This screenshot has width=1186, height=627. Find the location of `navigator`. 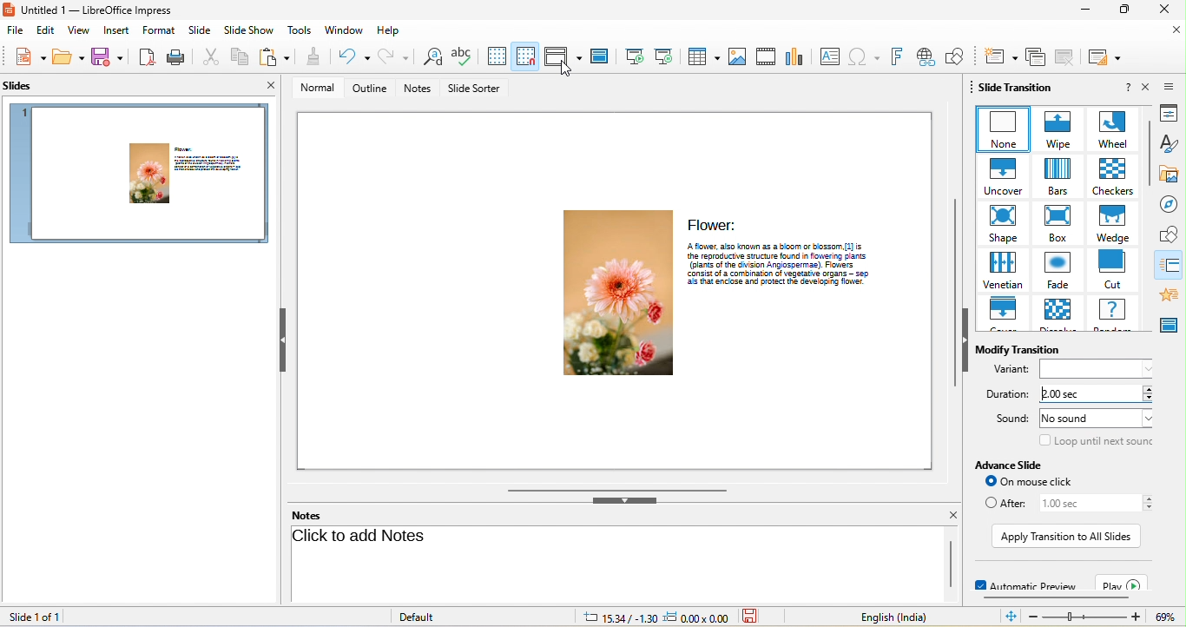

navigator is located at coordinates (1172, 204).